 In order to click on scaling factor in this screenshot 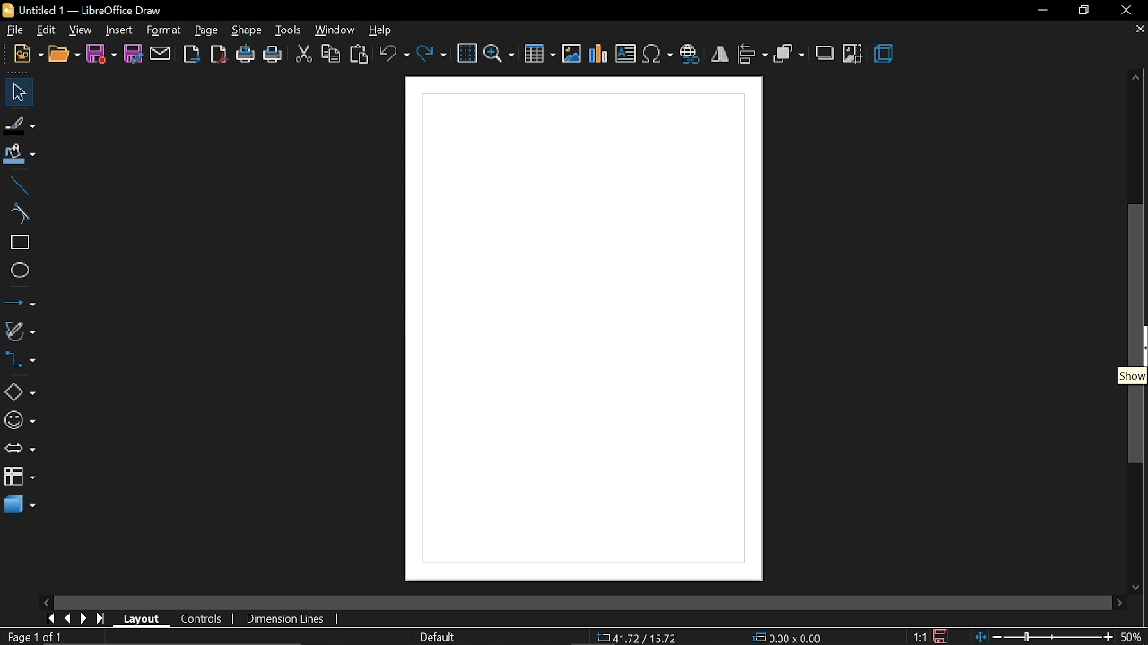, I will do `click(919, 636)`.